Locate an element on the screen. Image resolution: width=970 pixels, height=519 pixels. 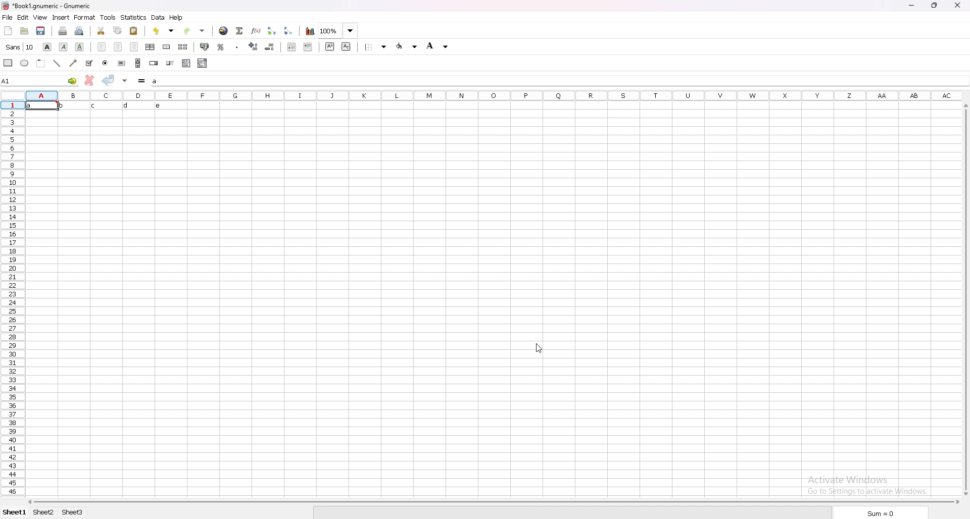
help is located at coordinates (177, 18).